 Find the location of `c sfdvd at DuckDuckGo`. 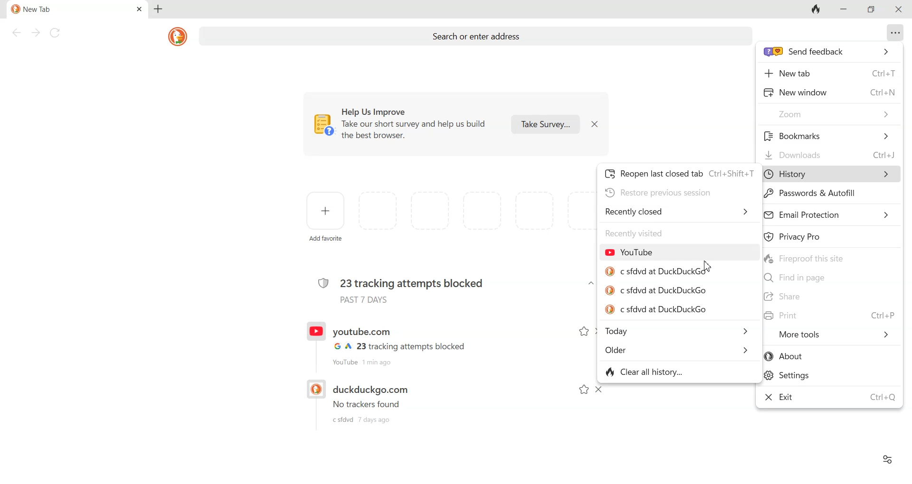

c sfdvd at DuckDuckGo is located at coordinates (659, 271).